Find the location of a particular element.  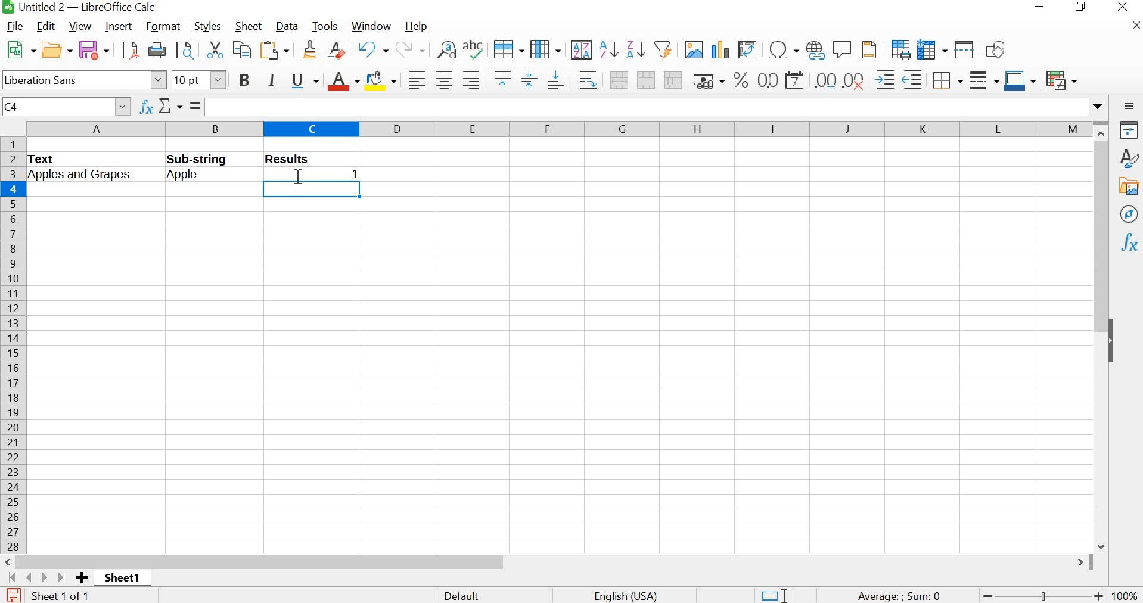

styles is located at coordinates (206, 25).